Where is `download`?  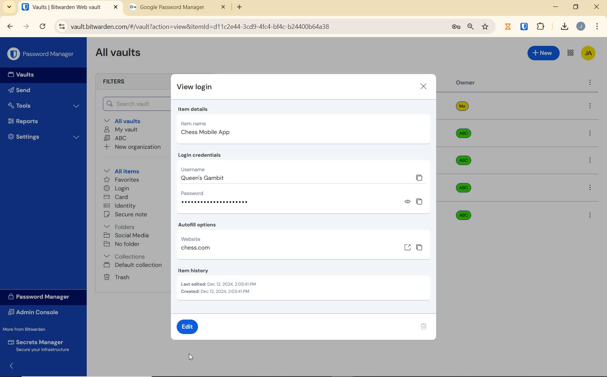
download is located at coordinates (564, 26).